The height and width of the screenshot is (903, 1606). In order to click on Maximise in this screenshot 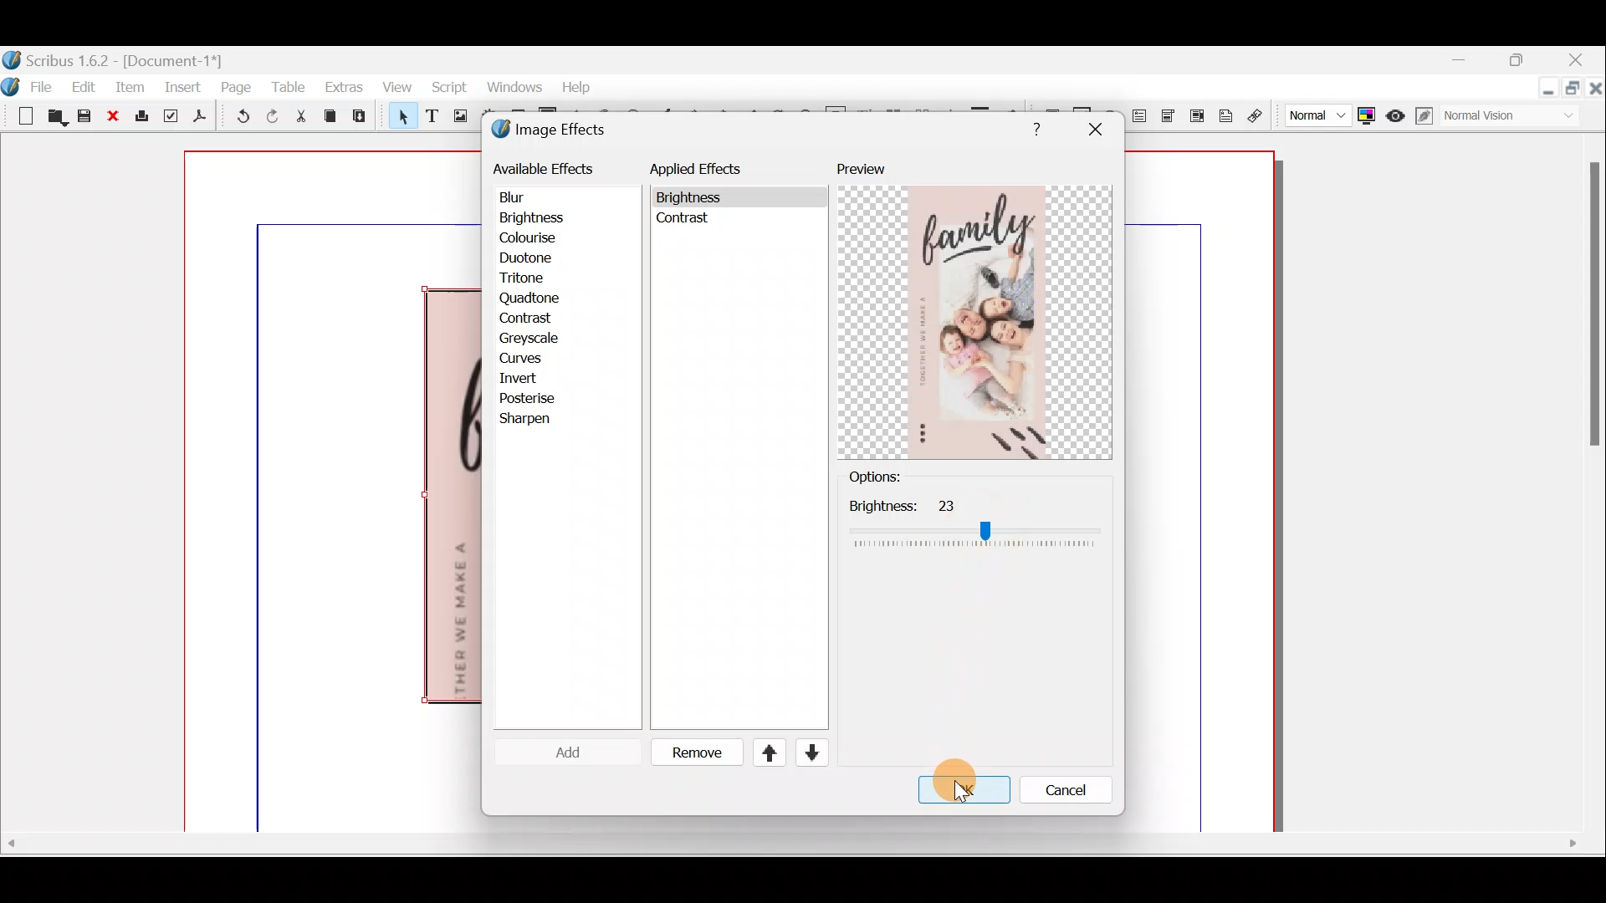, I will do `click(1574, 90)`.